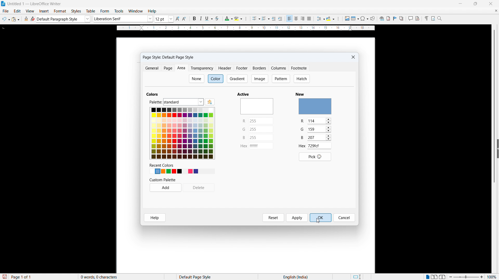 The width and height of the screenshot is (499, 280). What do you see at coordinates (417, 18) in the screenshot?
I see `Record track changes ` at bounding box center [417, 18].